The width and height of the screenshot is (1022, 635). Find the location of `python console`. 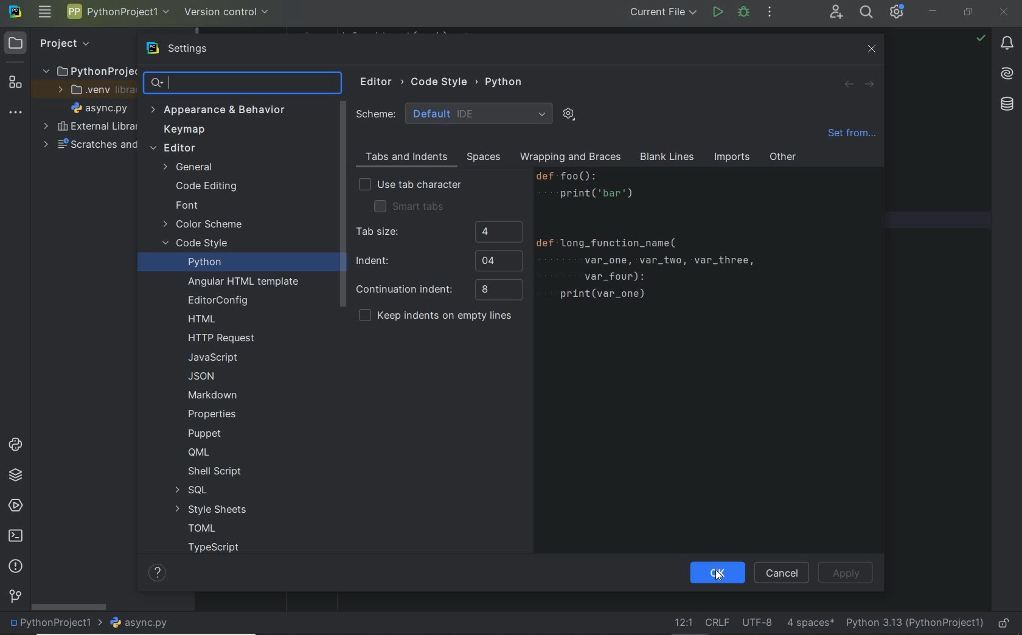

python console is located at coordinates (18, 446).